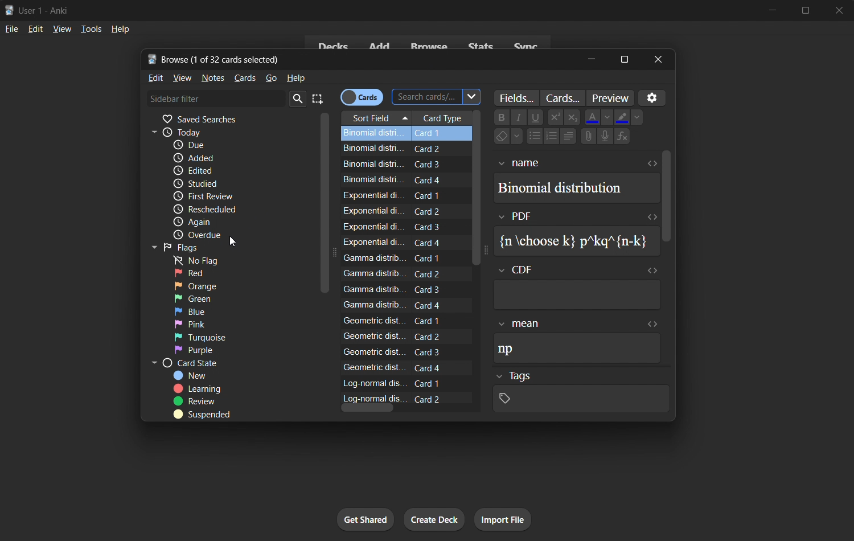  I want to click on minimize, so click(775, 10).